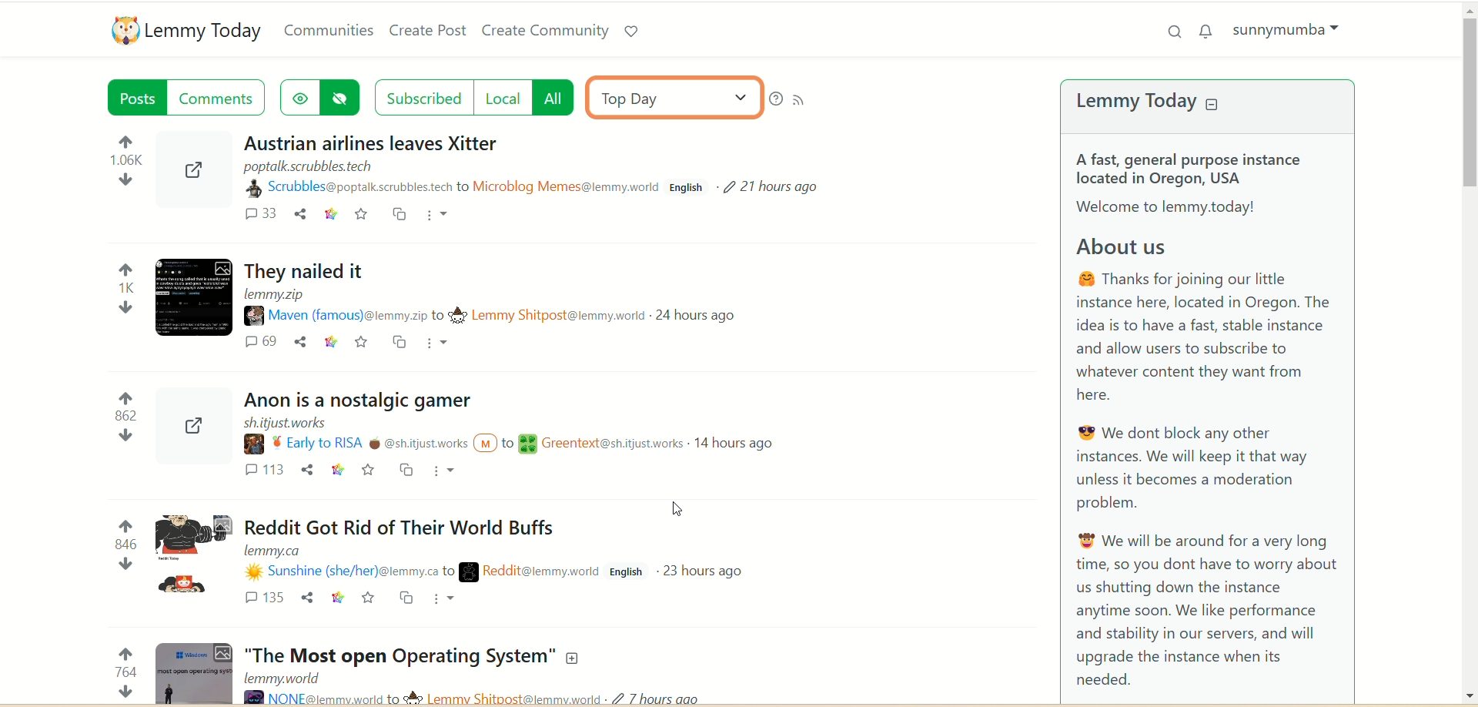 Image resolution: width=1478 pixels, height=707 pixels. Describe the element at coordinates (680, 511) in the screenshot. I see `Pointer` at that location.